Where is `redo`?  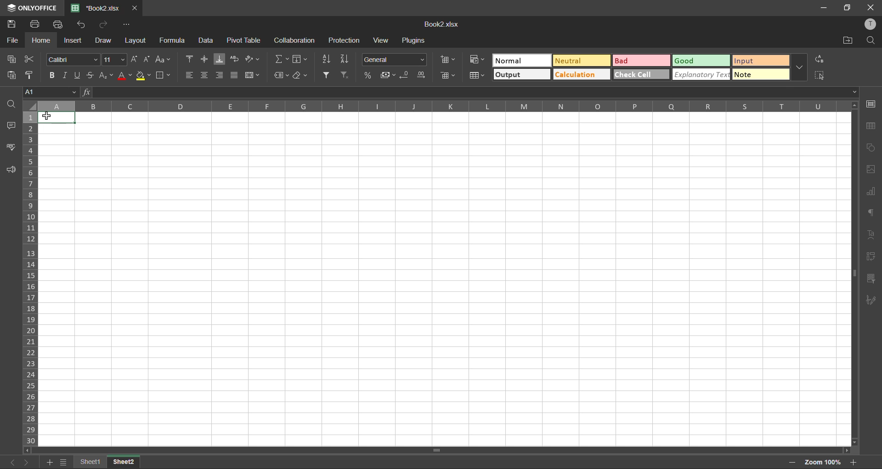 redo is located at coordinates (104, 25).